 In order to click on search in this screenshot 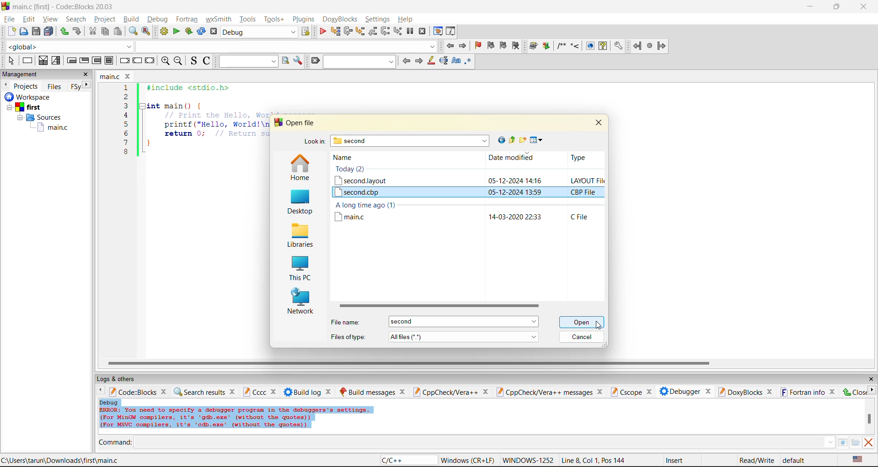, I will do `click(76, 19)`.